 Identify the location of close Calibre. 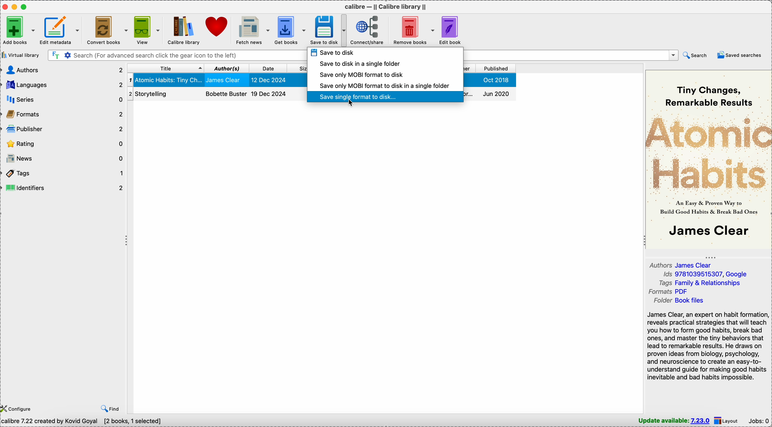
(5, 6).